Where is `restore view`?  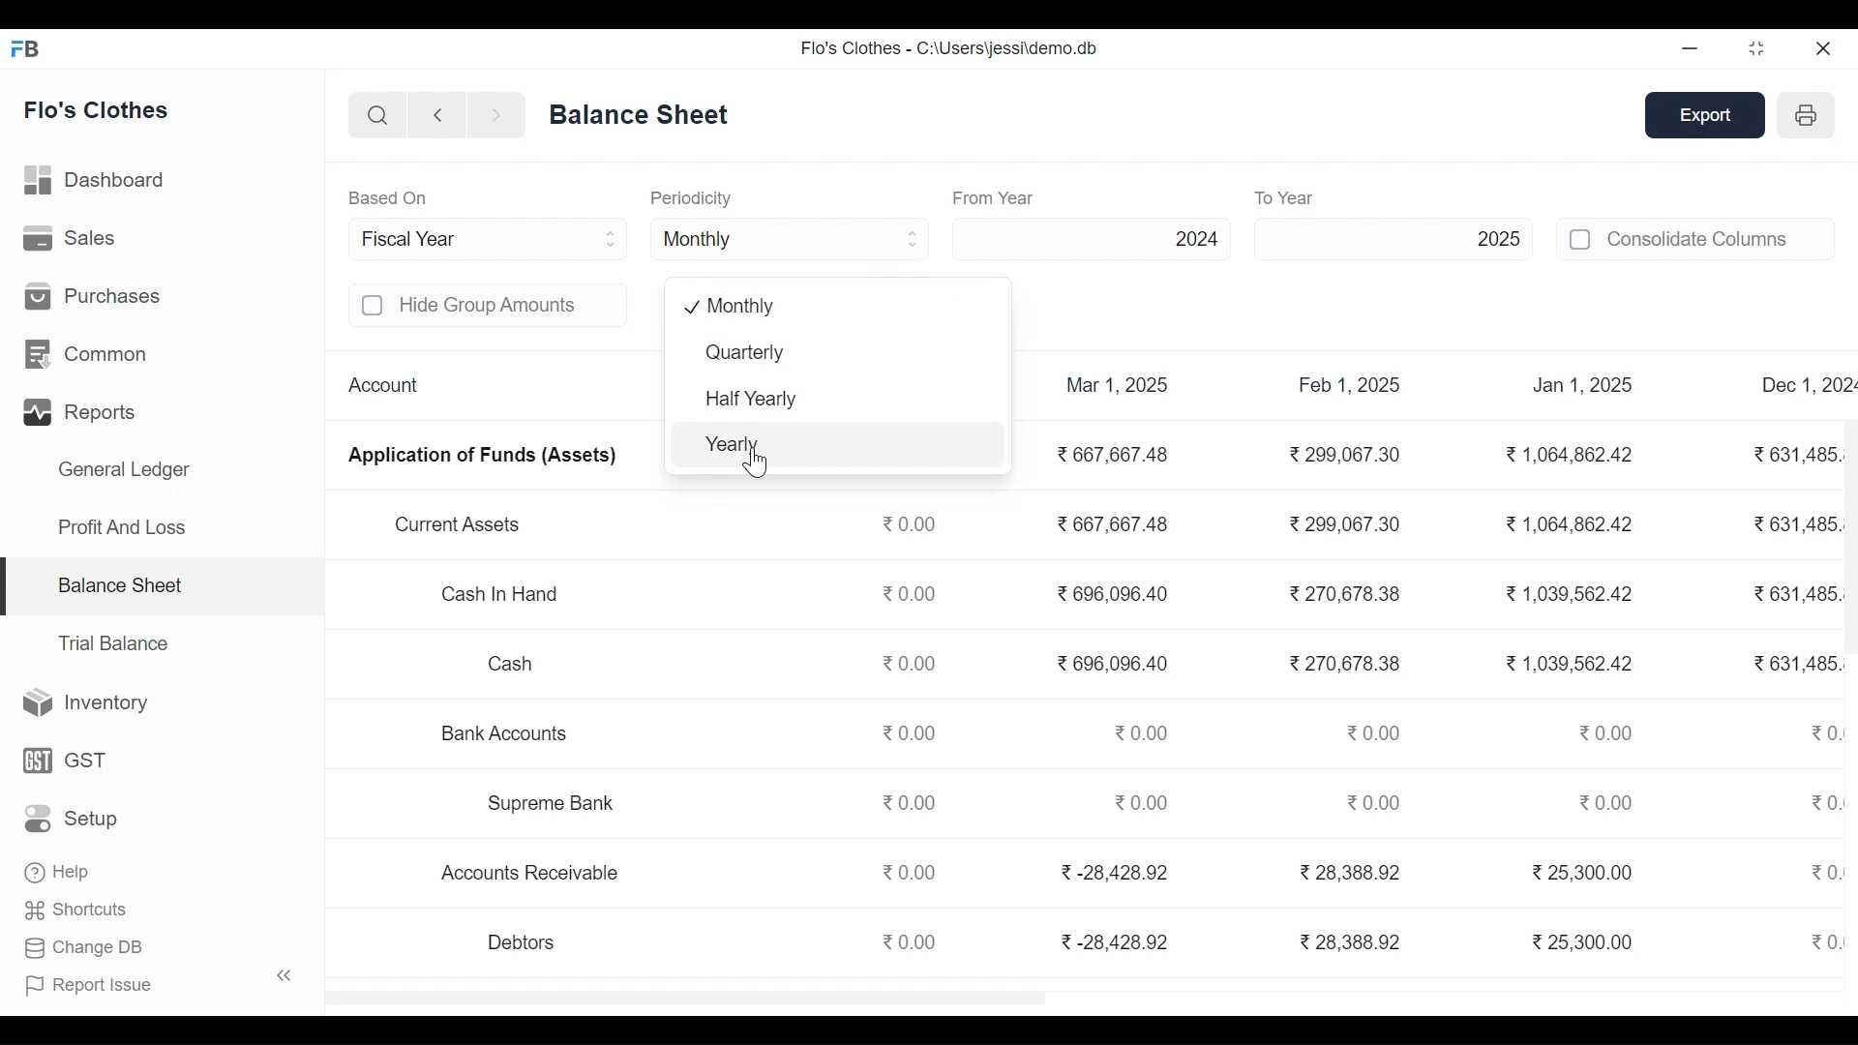
restore view is located at coordinates (1758, 49).